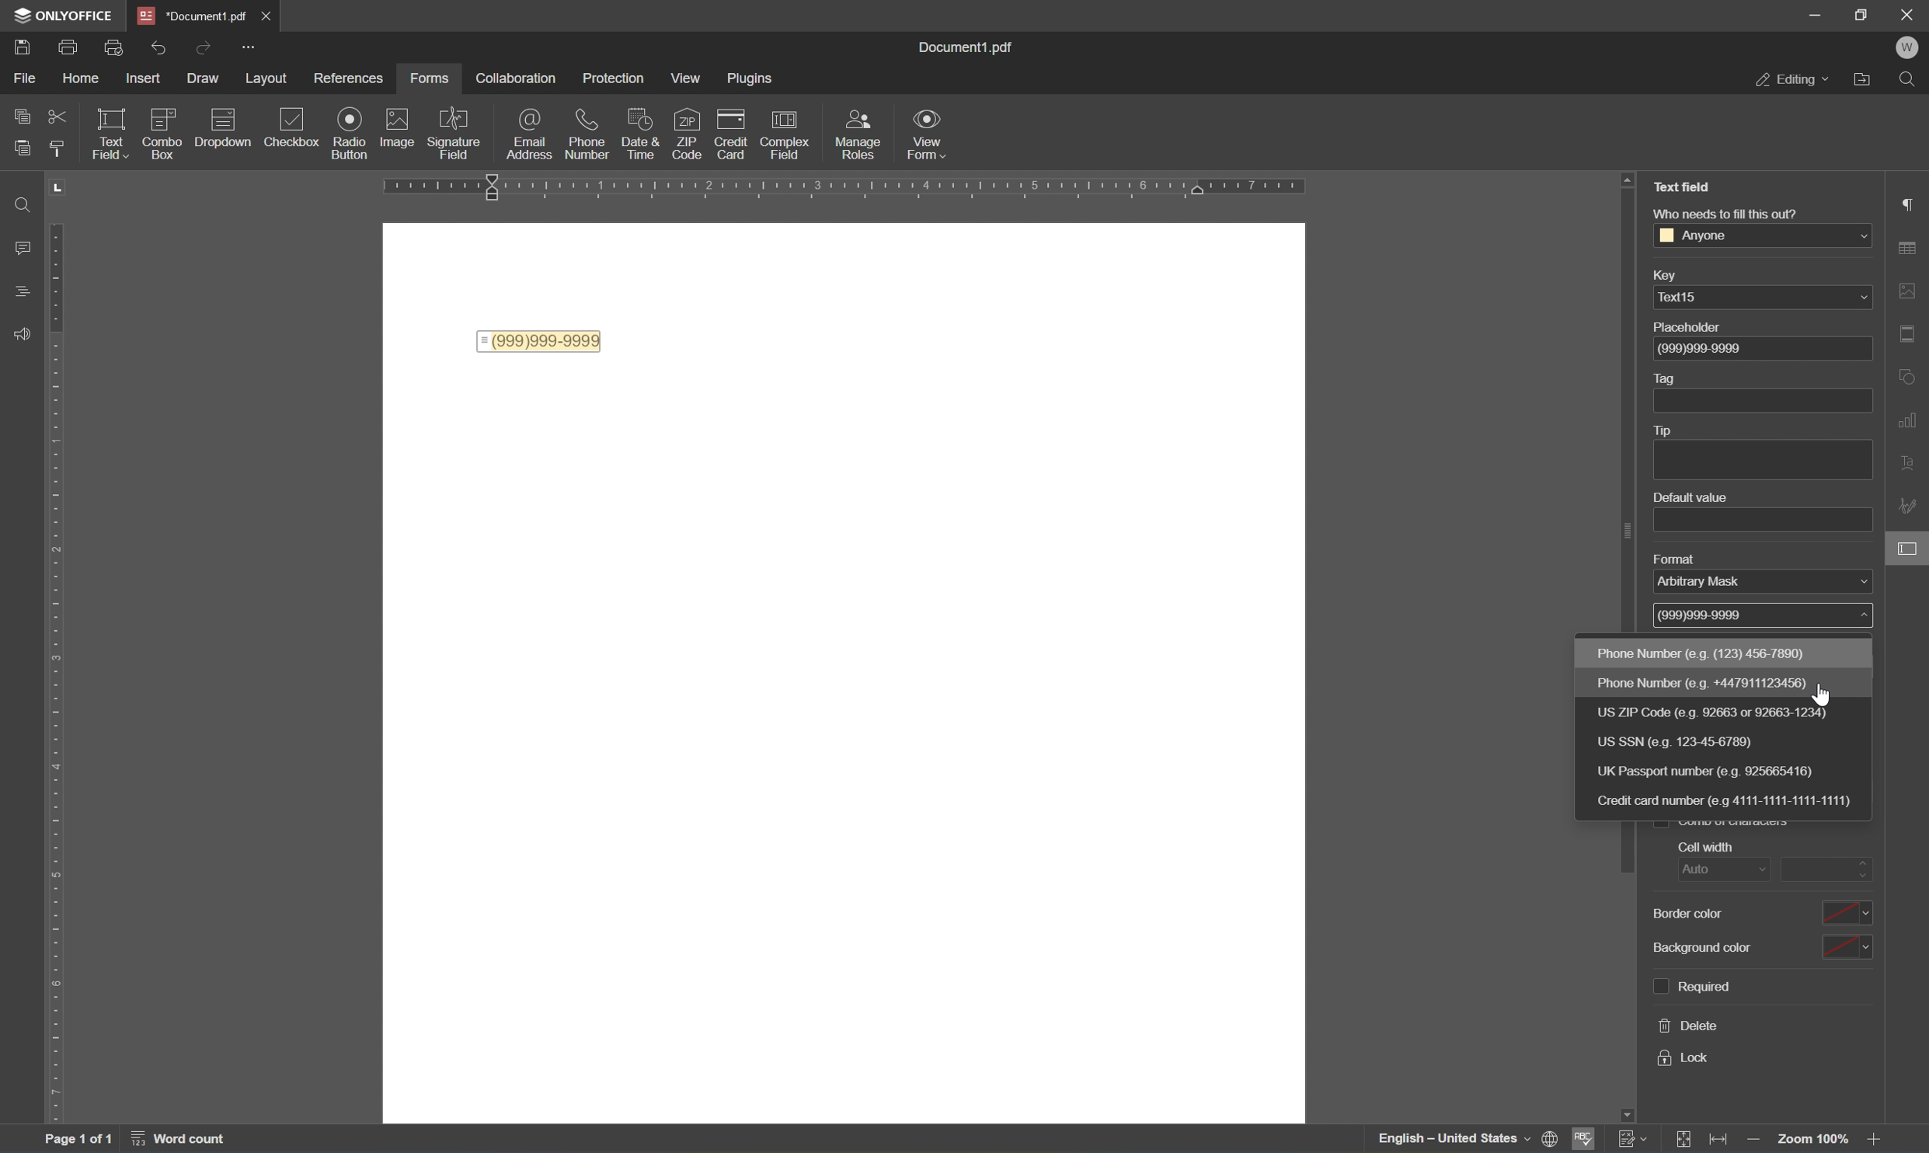 The height and width of the screenshot is (1153, 1929). I want to click on drop down, so click(1857, 236).